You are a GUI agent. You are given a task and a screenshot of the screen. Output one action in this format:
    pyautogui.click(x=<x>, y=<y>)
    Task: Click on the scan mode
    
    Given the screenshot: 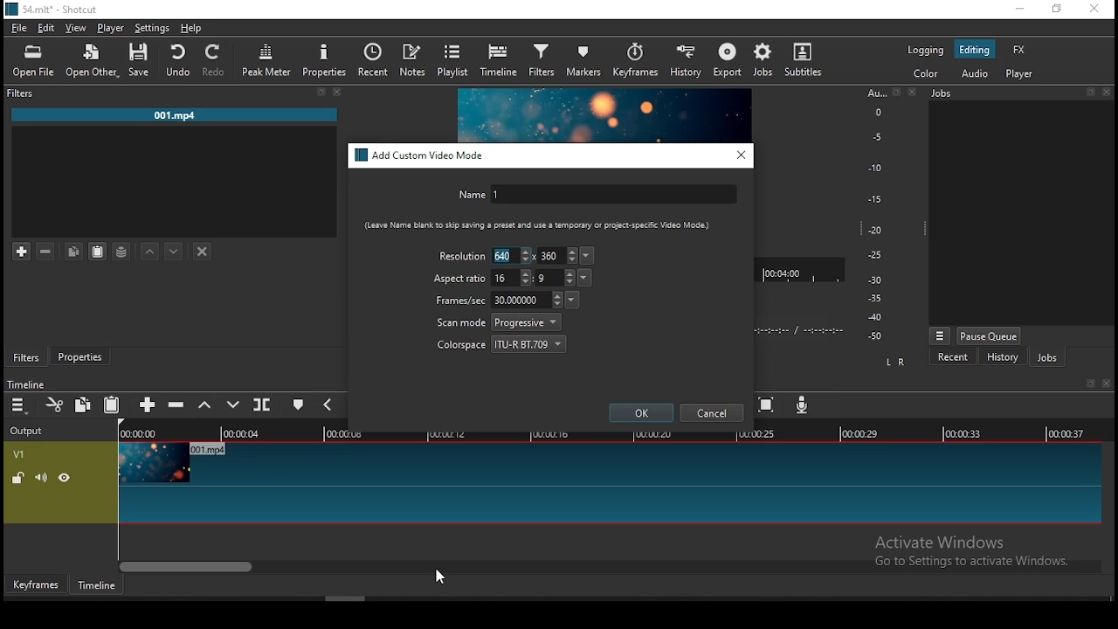 What is the action you would take?
    pyautogui.click(x=499, y=322)
    